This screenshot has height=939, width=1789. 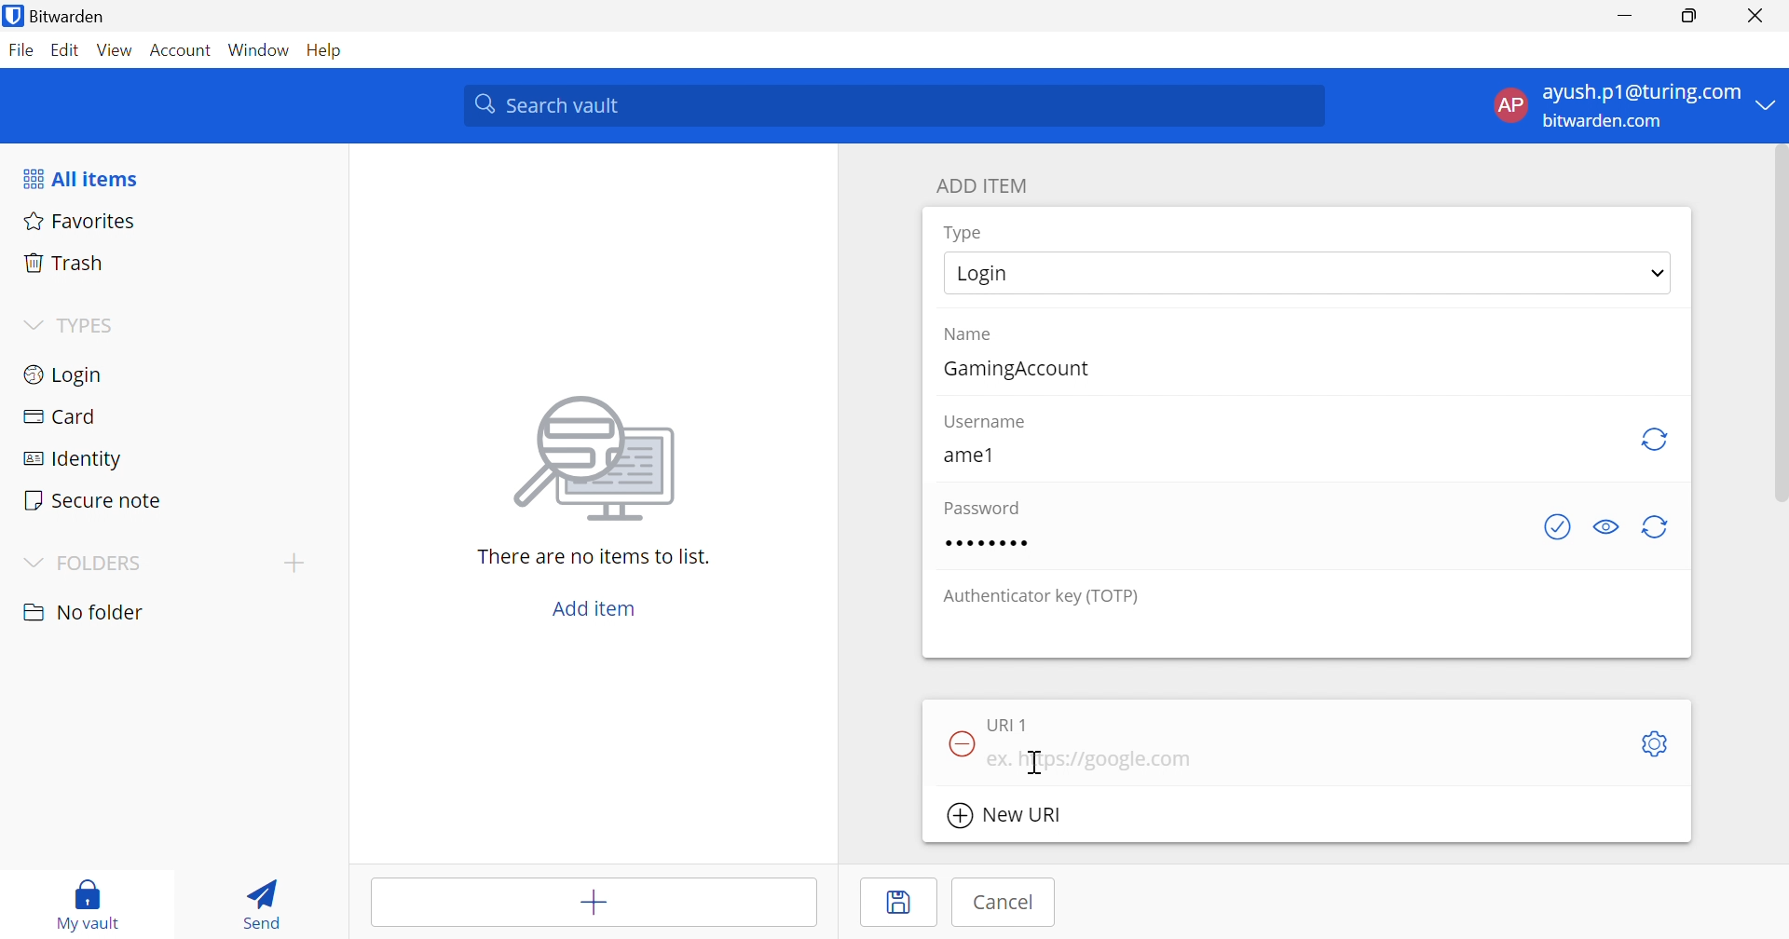 I want to click on Name, so click(x=971, y=336).